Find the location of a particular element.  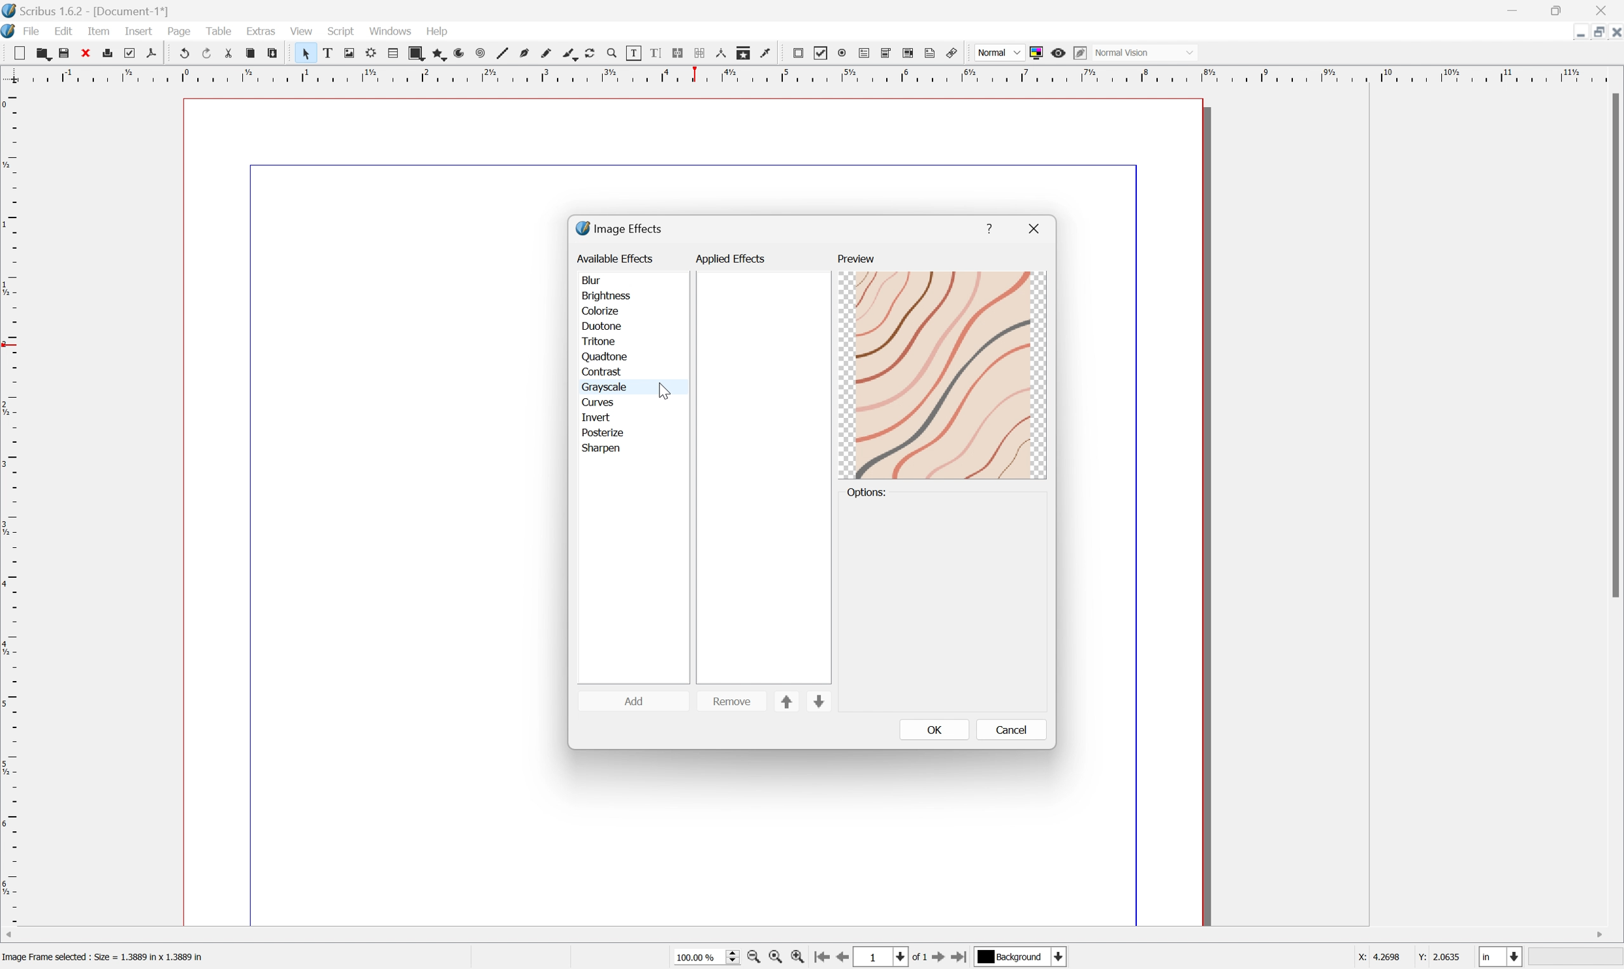

Normal is located at coordinates (998, 53).